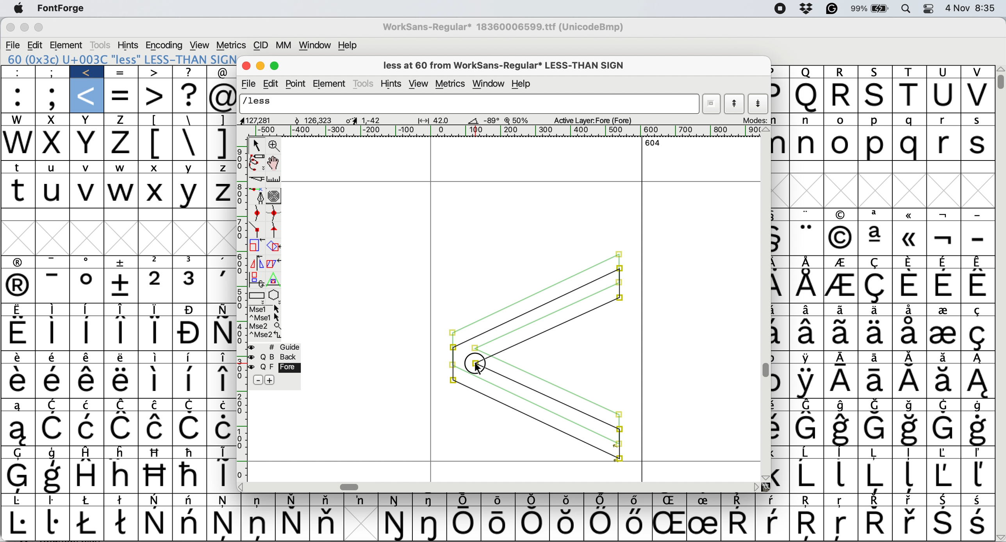  I want to click on q, so click(807, 95).